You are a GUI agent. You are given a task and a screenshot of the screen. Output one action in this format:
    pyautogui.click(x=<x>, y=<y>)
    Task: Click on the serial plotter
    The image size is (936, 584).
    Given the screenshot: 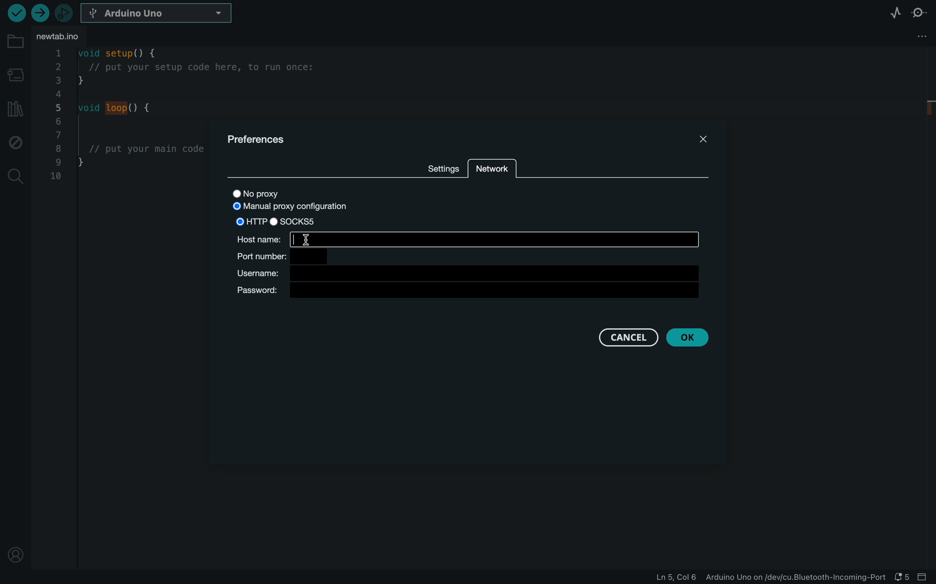 What is the action you would take?
    pyautogui.click(x=895, y=12)
    